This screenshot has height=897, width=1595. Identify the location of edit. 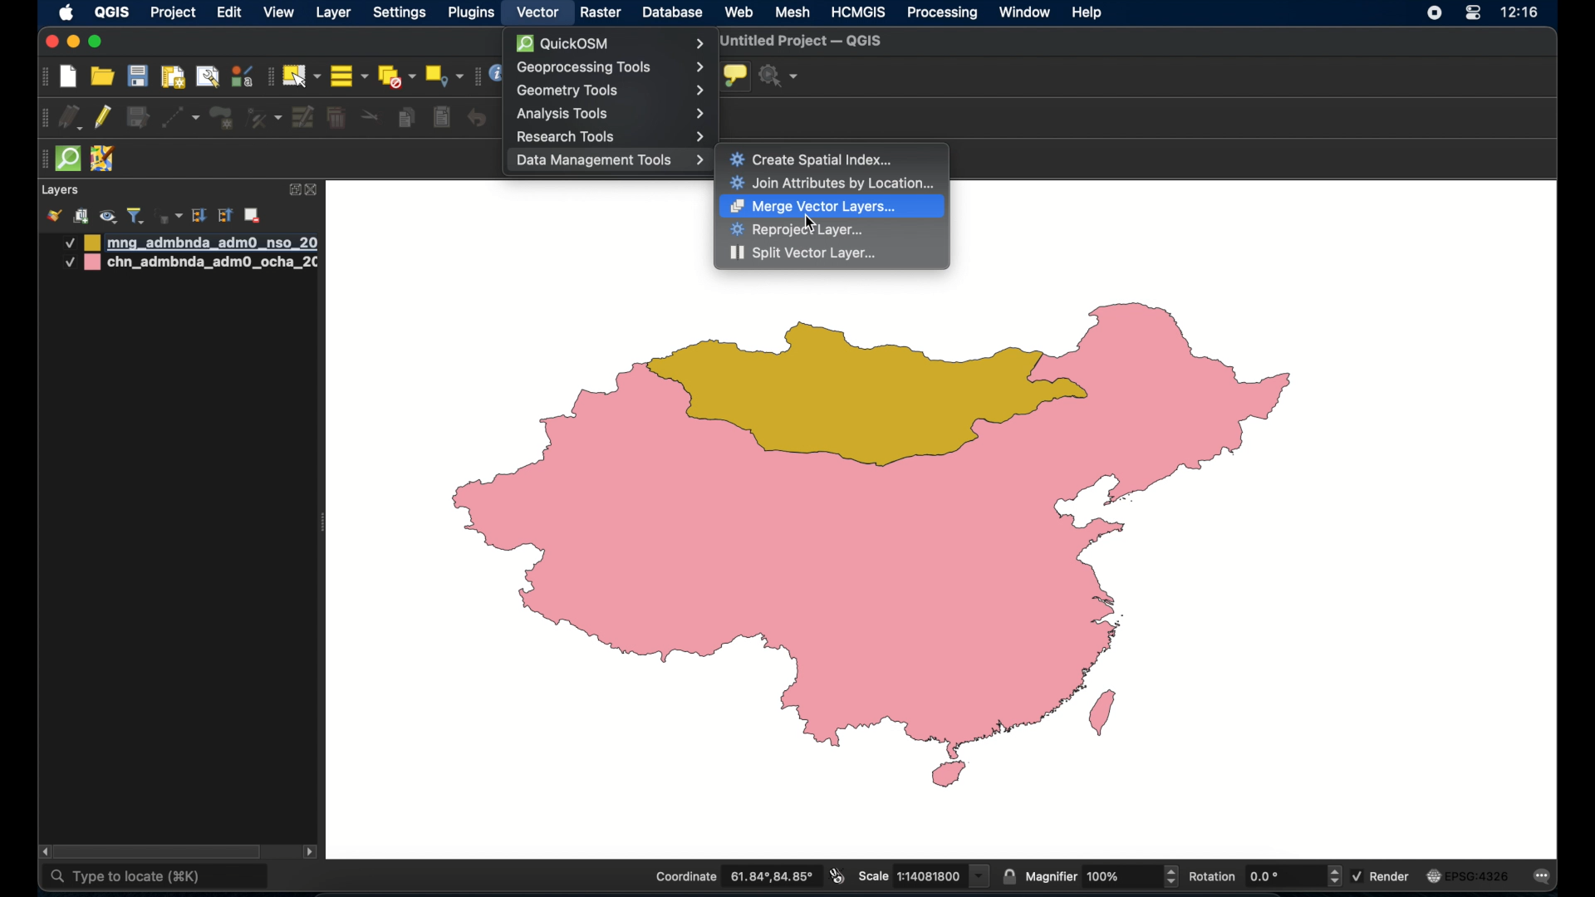
(229, 14).